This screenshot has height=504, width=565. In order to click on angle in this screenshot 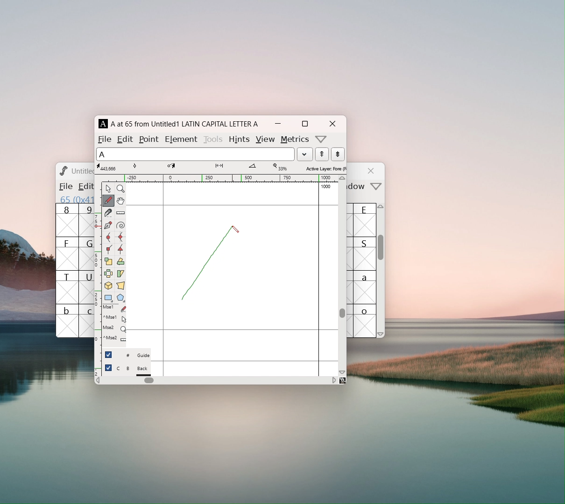, I will do `click(253, 167)`.